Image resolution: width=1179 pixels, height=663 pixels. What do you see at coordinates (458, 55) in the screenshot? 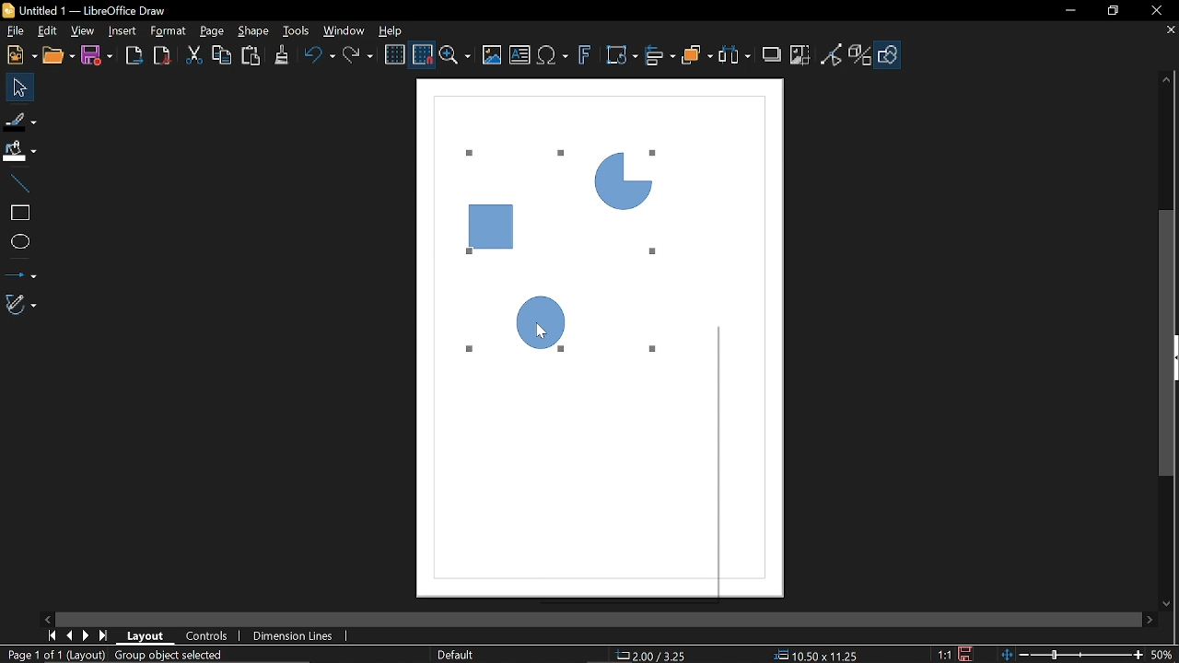
I see `Zoom` at bounding box center [458, 55].